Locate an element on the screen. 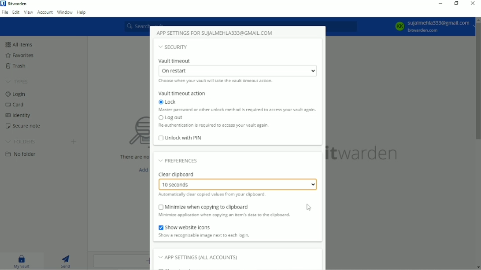 Image resolution: width=481 pixels, height=270 pixels. 10 seconds is located at coordinates (239, 184).